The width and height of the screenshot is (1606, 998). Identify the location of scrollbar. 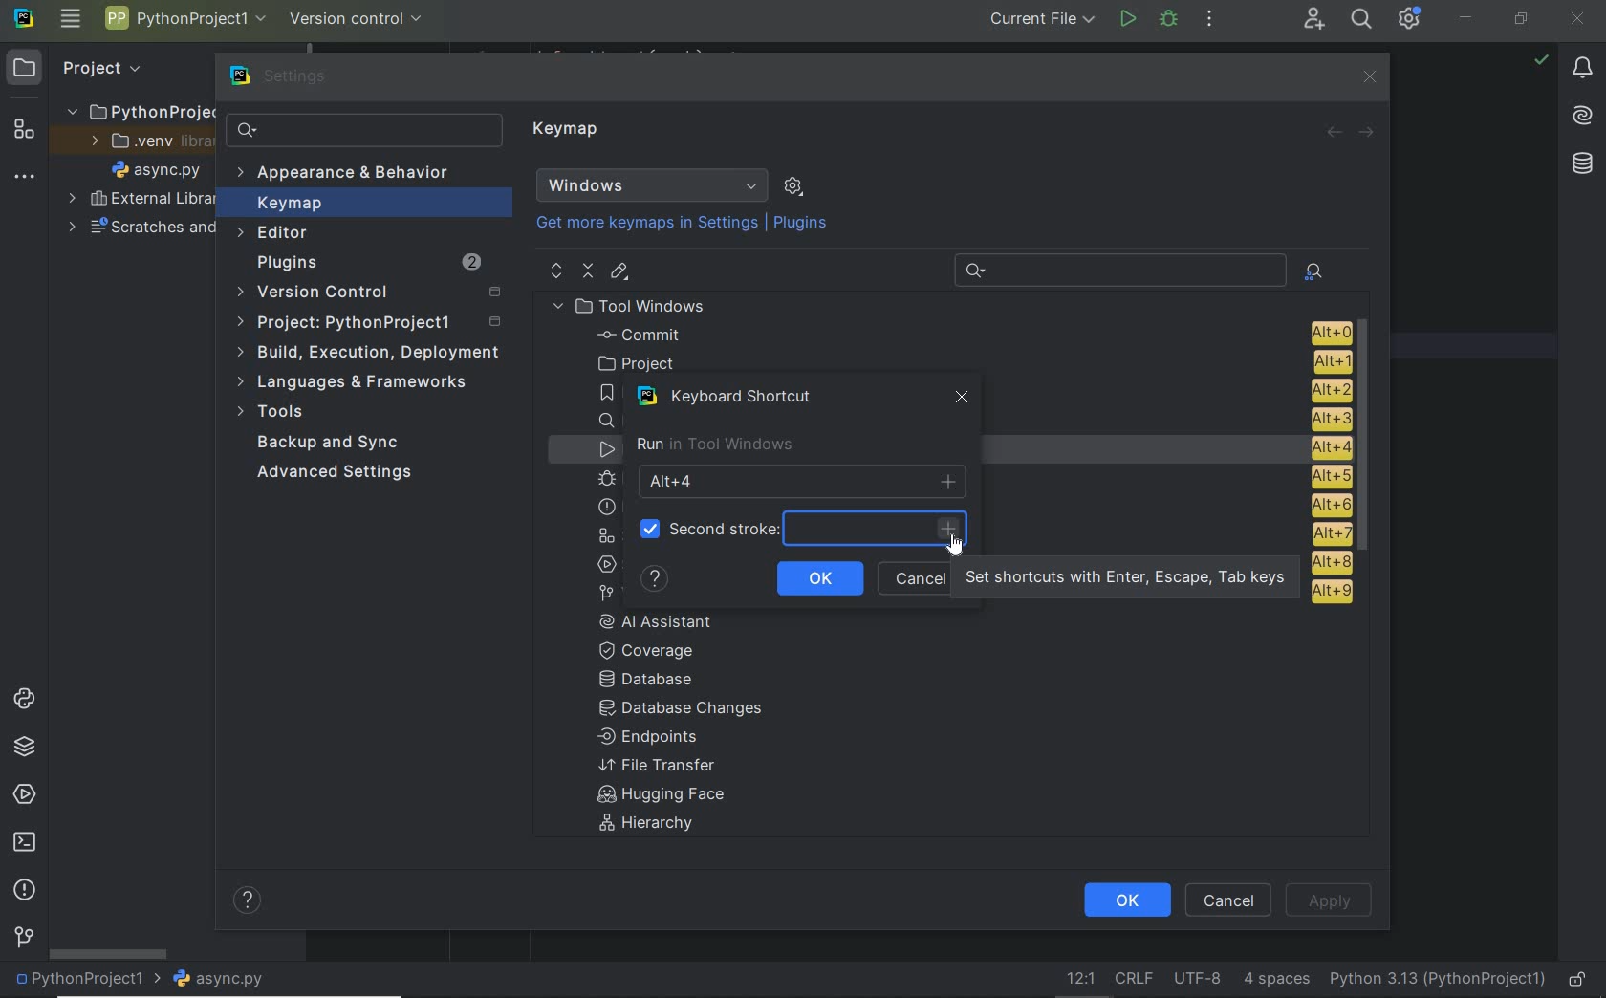
(106, 953).